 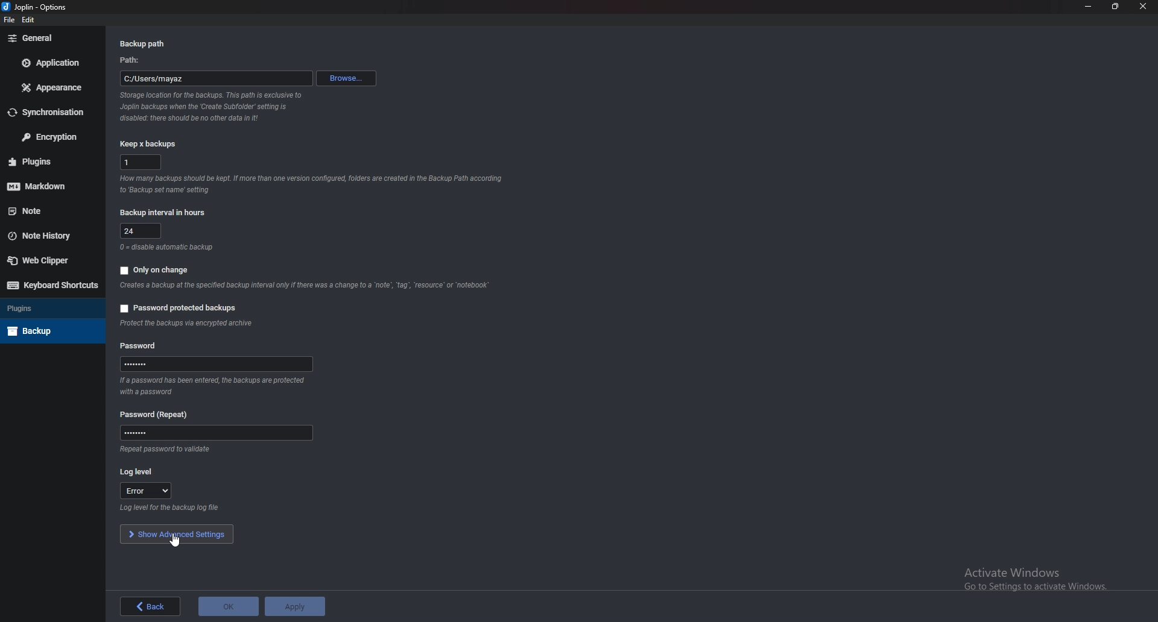 What do you see at coordinates (295, 606) in the screenshot?
I see `Apply` at bounding box center [295, 606].